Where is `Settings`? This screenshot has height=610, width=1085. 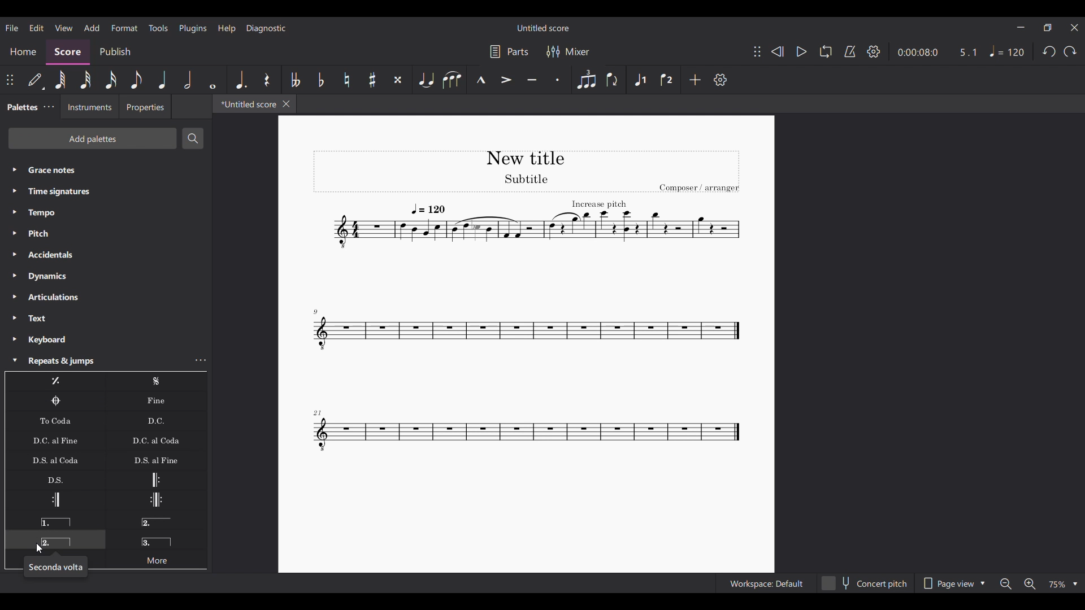 Settings is located at coordinates (721, 80).